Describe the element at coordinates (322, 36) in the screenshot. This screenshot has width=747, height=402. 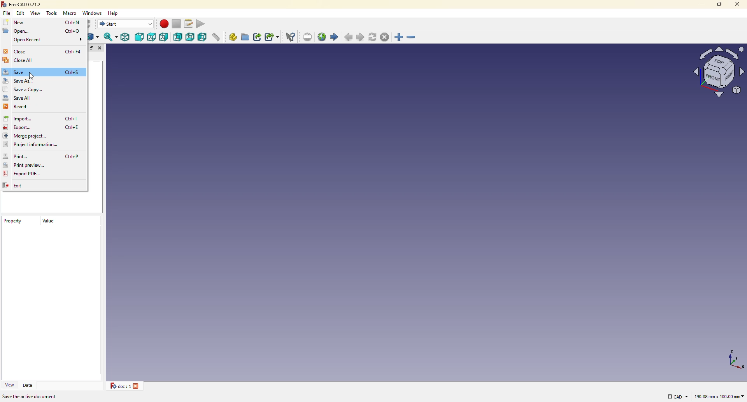
I see `open website` at that location.